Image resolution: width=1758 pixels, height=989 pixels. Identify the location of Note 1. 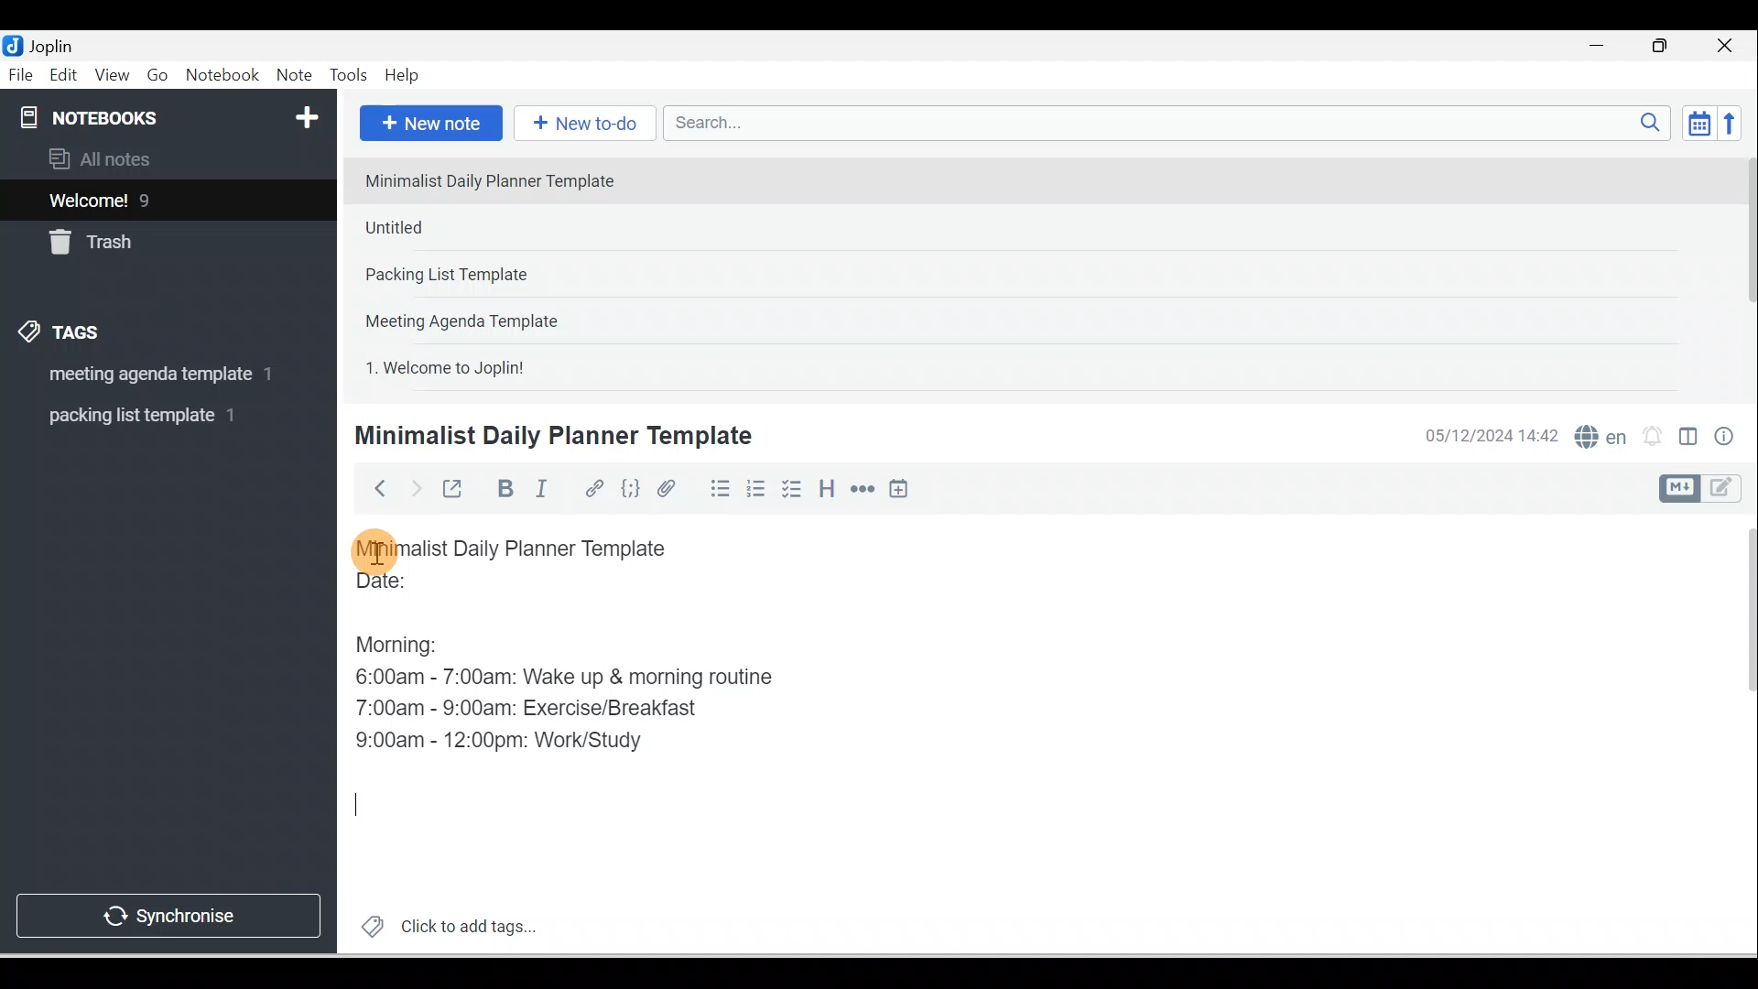
(503, 179).